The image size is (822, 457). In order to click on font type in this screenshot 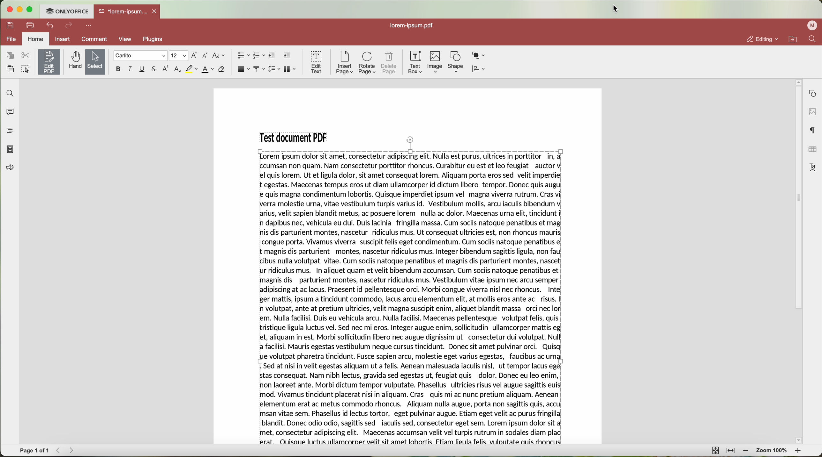, I will do `click(140, 56)`.